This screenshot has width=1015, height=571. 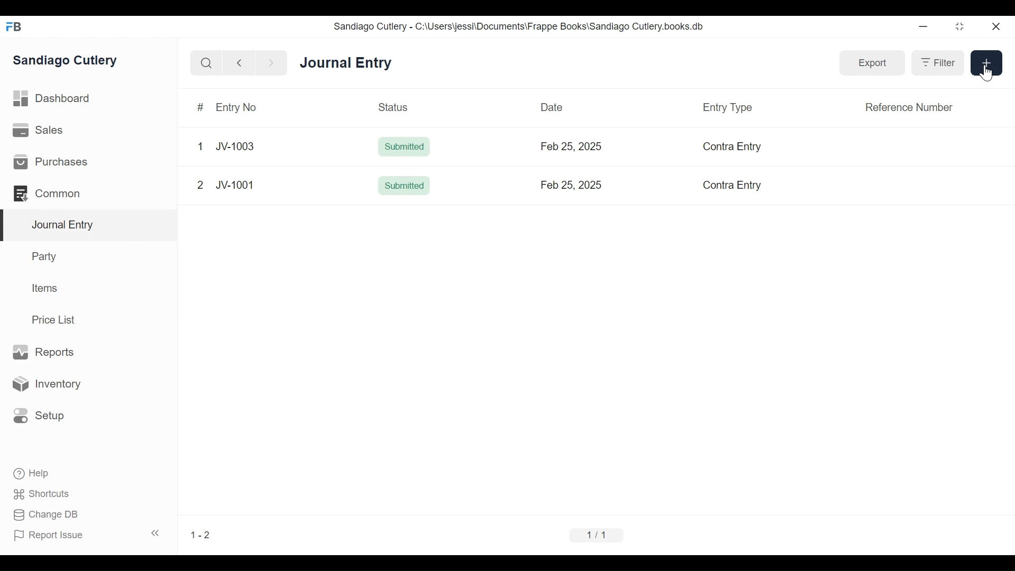 I want to click on Reports, so click(x=47, y=352).